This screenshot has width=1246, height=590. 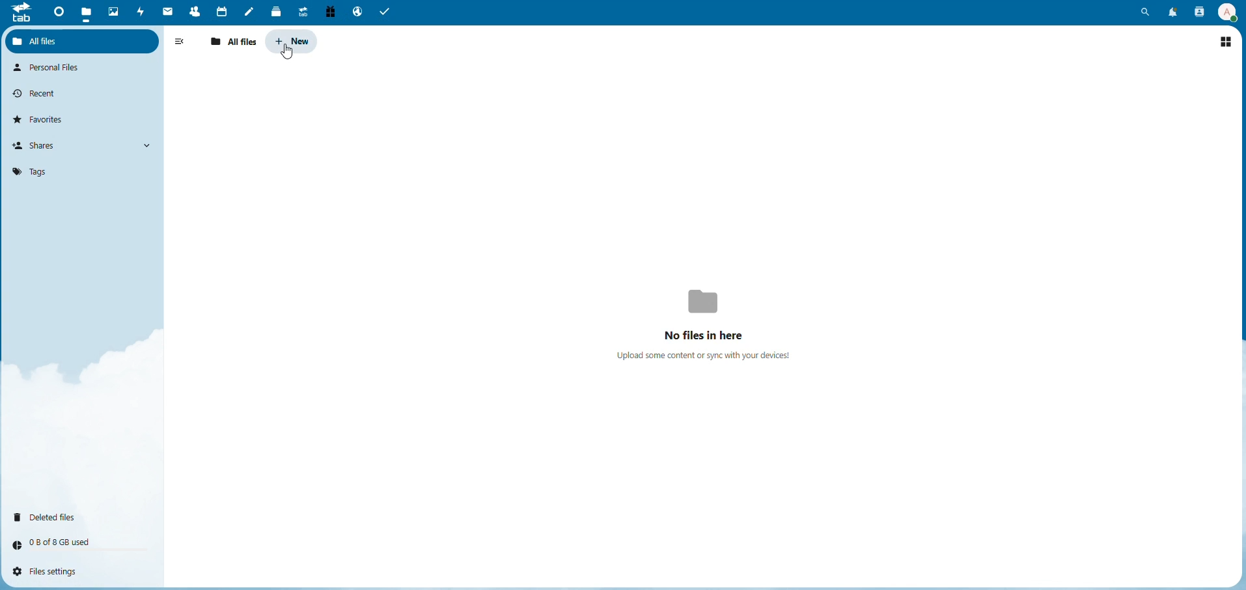 What do you see at coordinates (1170, 12) in the screenshot?
I see `Notification` at bounding box center [1170, 12].